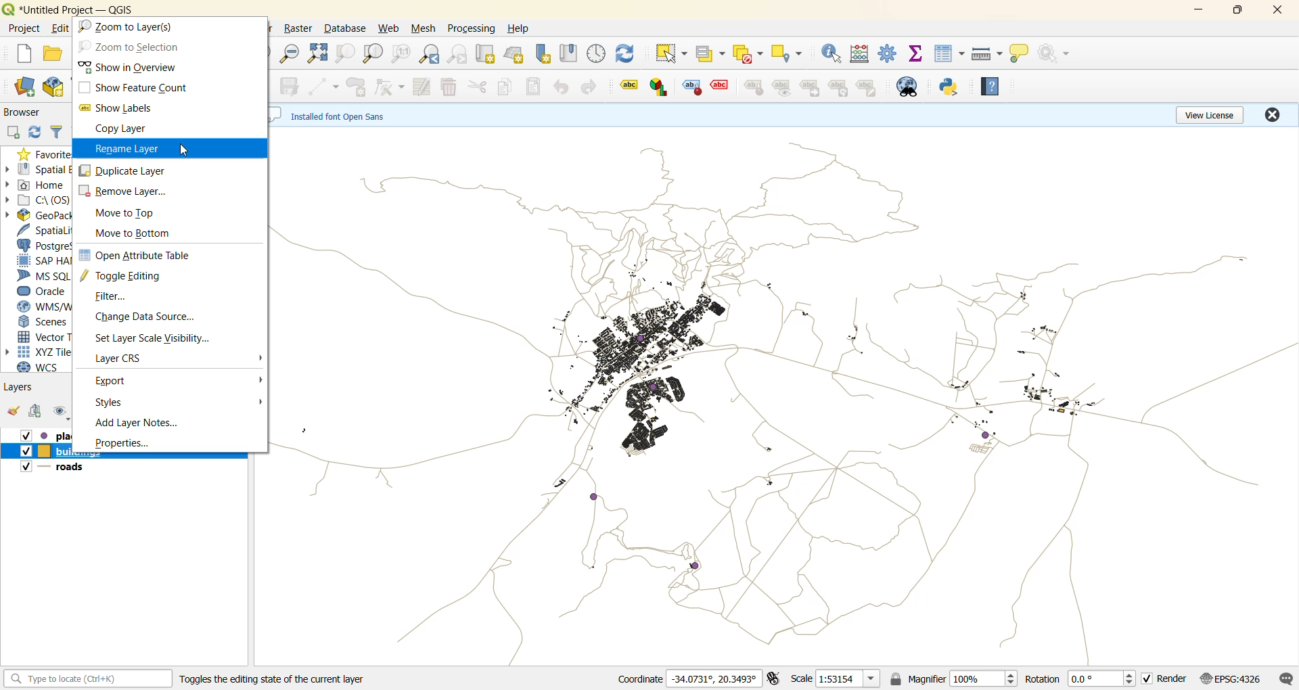 This screenshot has height=690, width=1299. I want to click on magnifier, so click(963, 681).